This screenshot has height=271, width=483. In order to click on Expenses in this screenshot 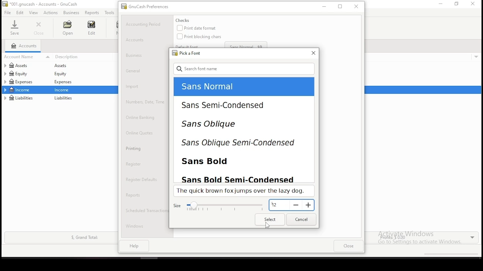, I will do `click(62, 82)`.